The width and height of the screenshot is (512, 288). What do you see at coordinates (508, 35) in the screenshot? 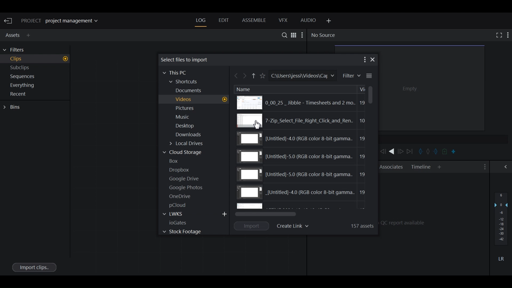
I see `Show settings menu` at bounding box center [508, 35].